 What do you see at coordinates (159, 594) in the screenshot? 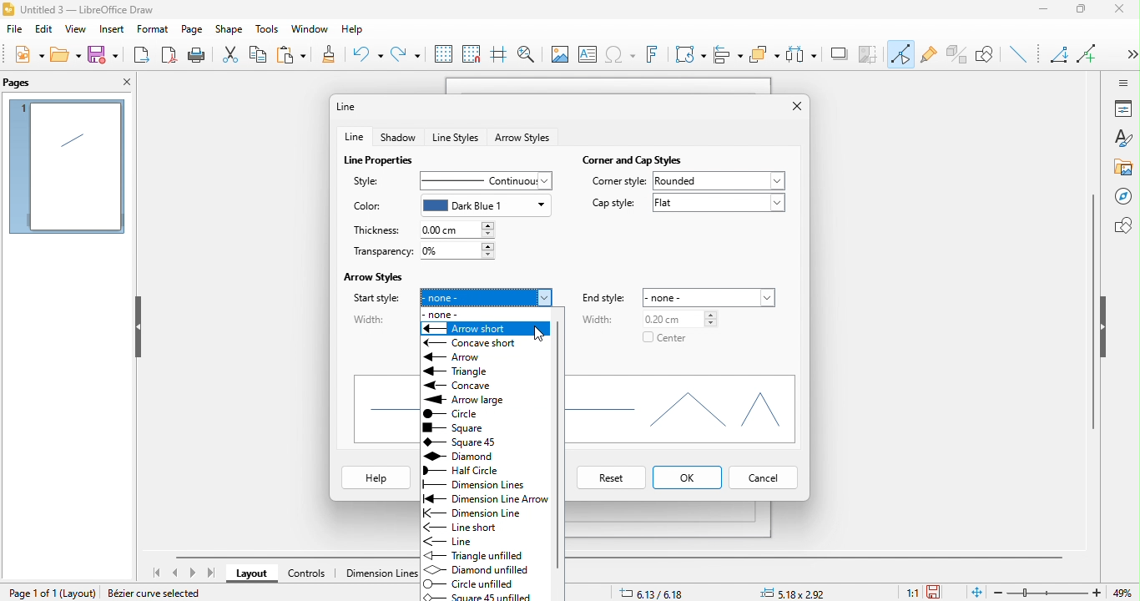
I see `Bezier curve selected` at bounding box center [159, 594].